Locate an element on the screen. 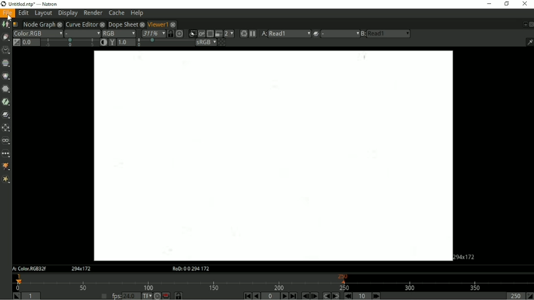  Next keyframe is located at coordinates (336, 296).